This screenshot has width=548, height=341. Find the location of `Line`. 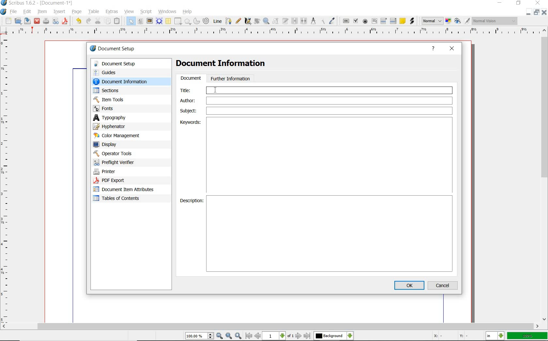

Line is located at coordinates (217, 21).